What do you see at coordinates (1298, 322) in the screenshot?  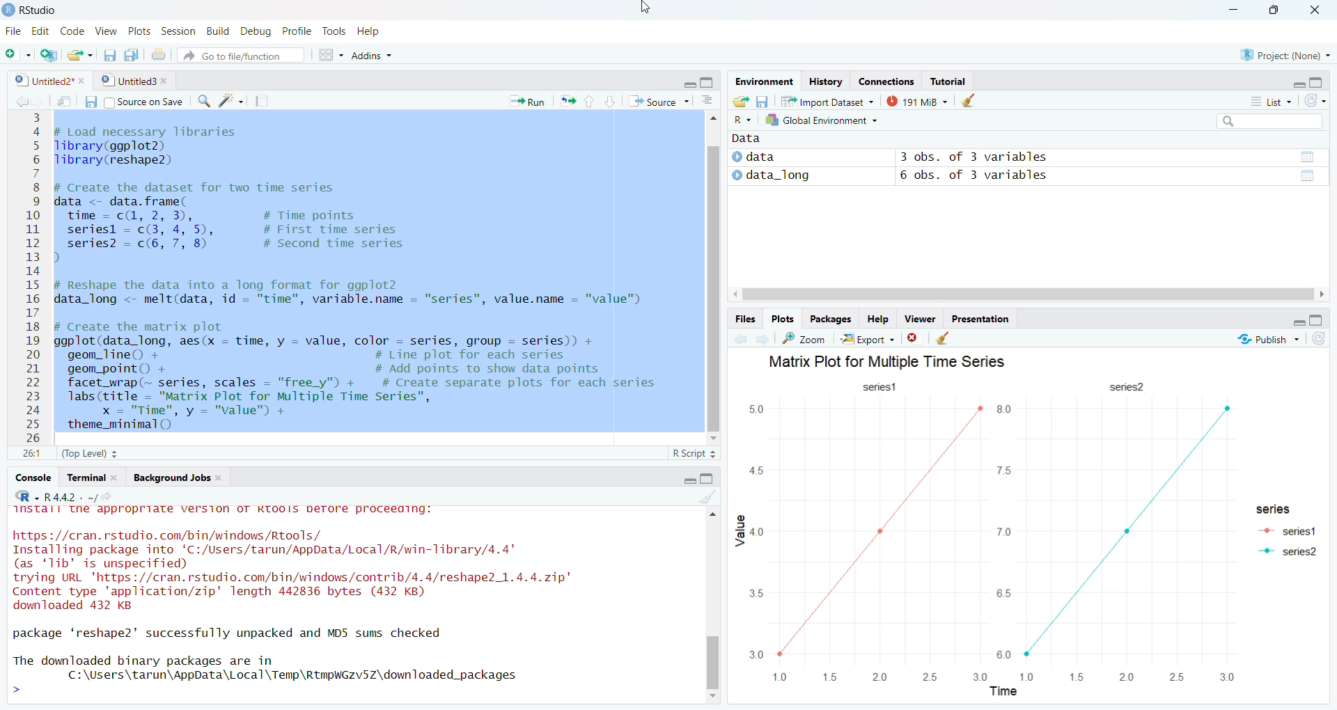 I see `minimize` at bounding box center [1298, 322].